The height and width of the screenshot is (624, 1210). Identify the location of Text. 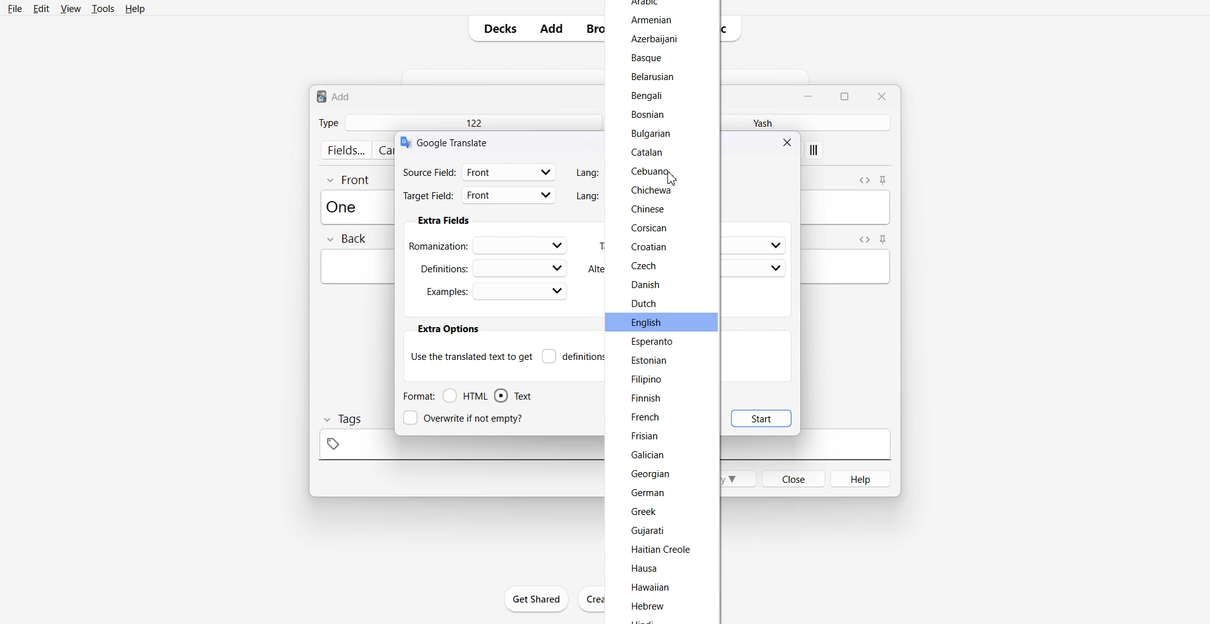
(513, 396).